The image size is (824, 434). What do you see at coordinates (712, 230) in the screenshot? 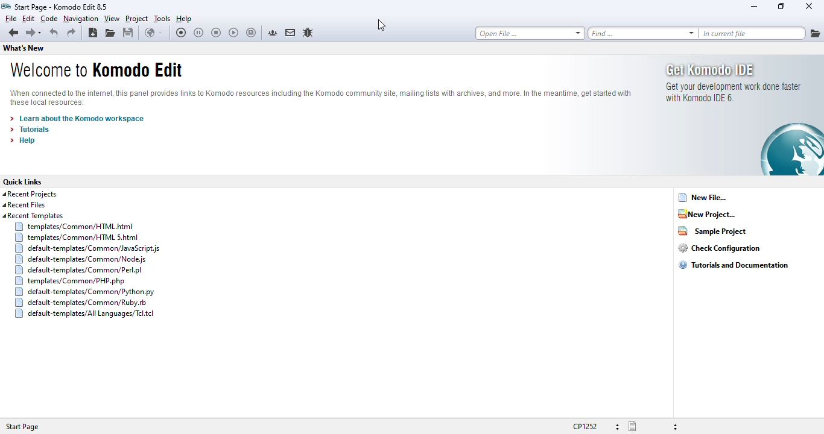
I see `sample project` at bounding box center [712, 230].